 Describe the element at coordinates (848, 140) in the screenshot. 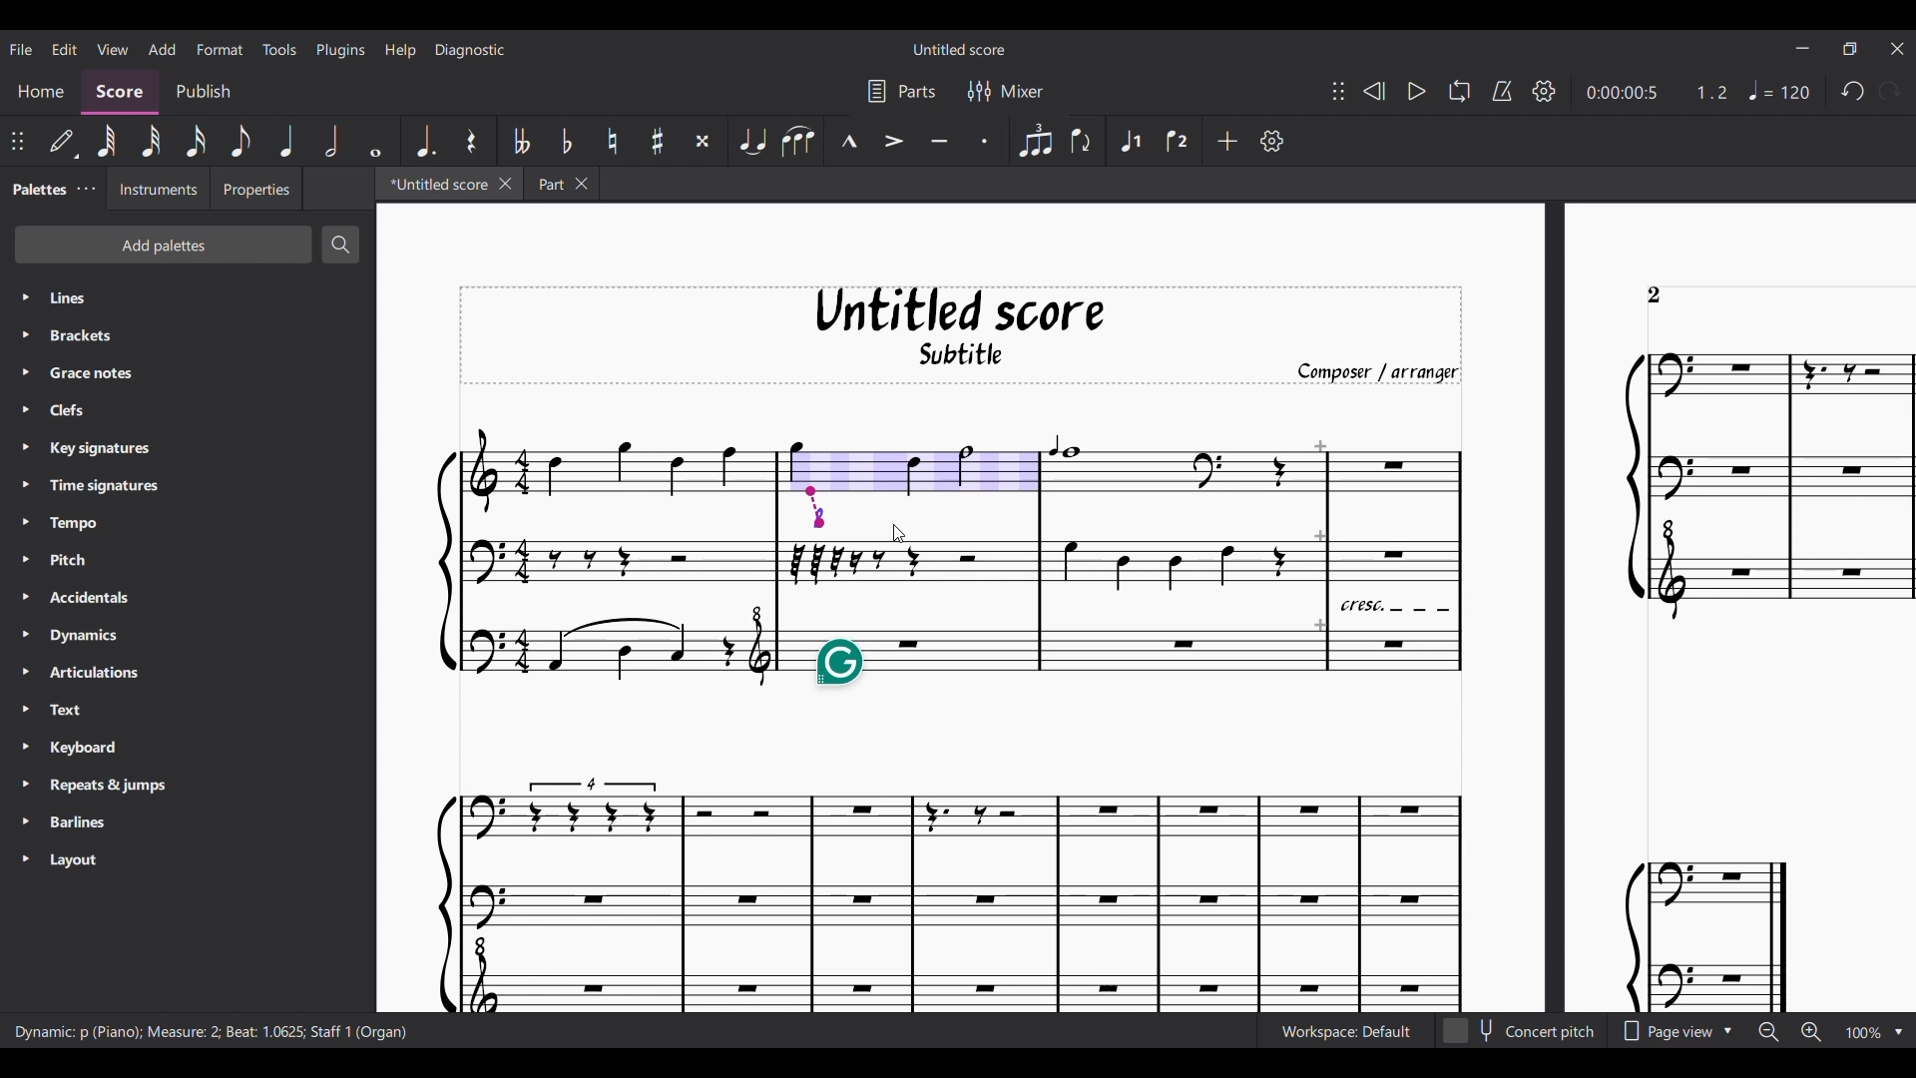

I see `Marcato` at that location.